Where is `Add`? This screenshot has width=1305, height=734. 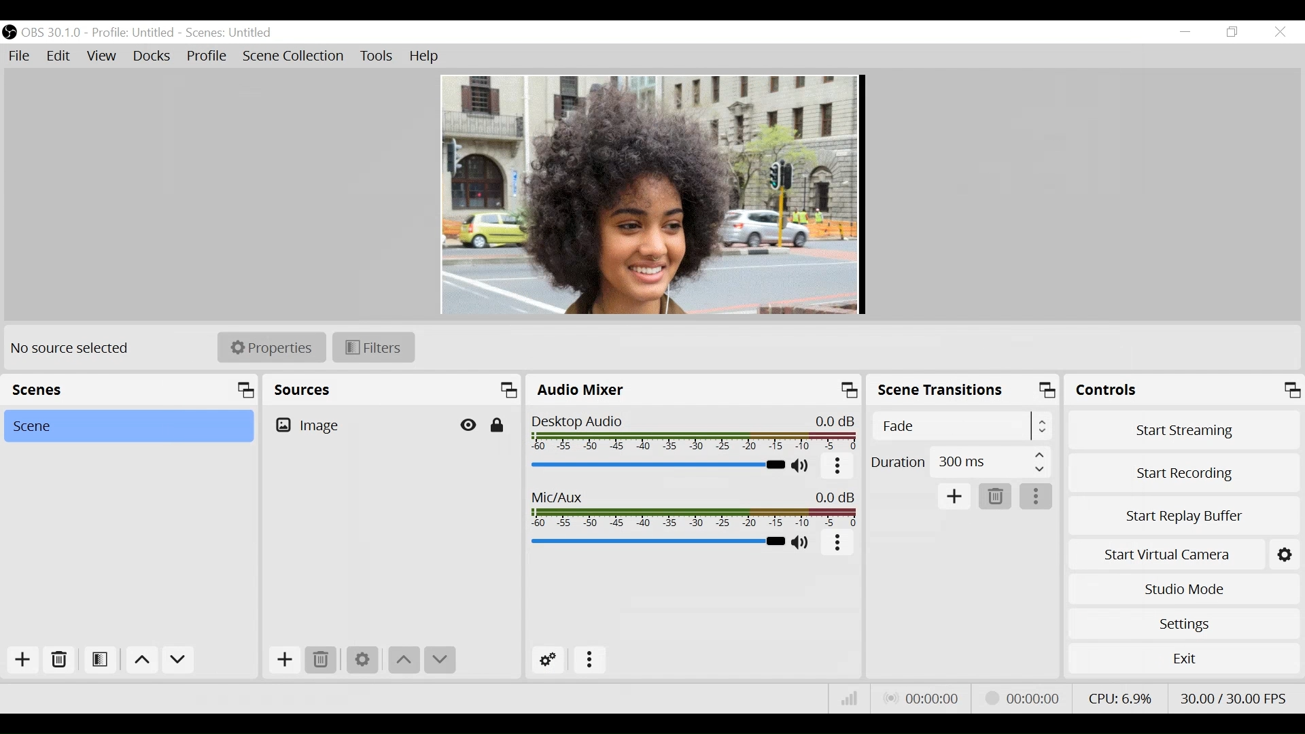
Add is located at coordinates (284, 660).